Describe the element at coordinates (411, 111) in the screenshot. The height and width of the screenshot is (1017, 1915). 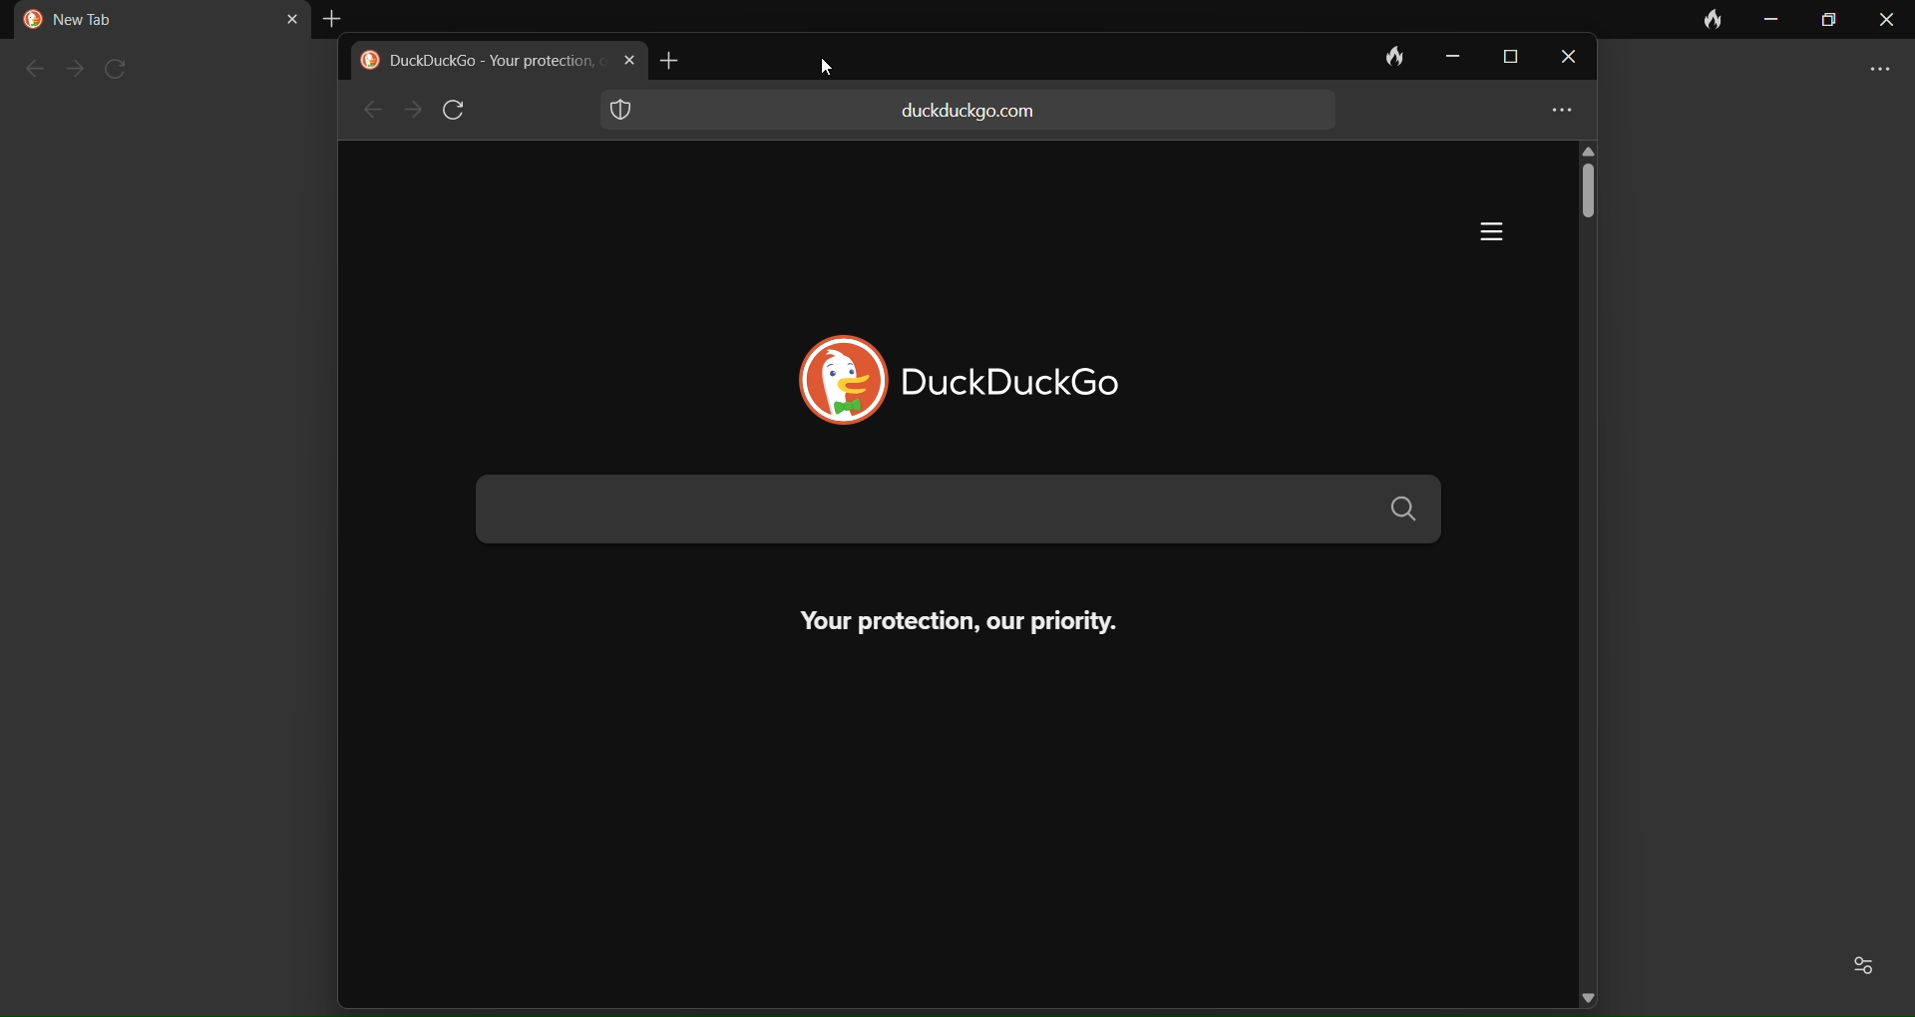
I see `next` at that location.